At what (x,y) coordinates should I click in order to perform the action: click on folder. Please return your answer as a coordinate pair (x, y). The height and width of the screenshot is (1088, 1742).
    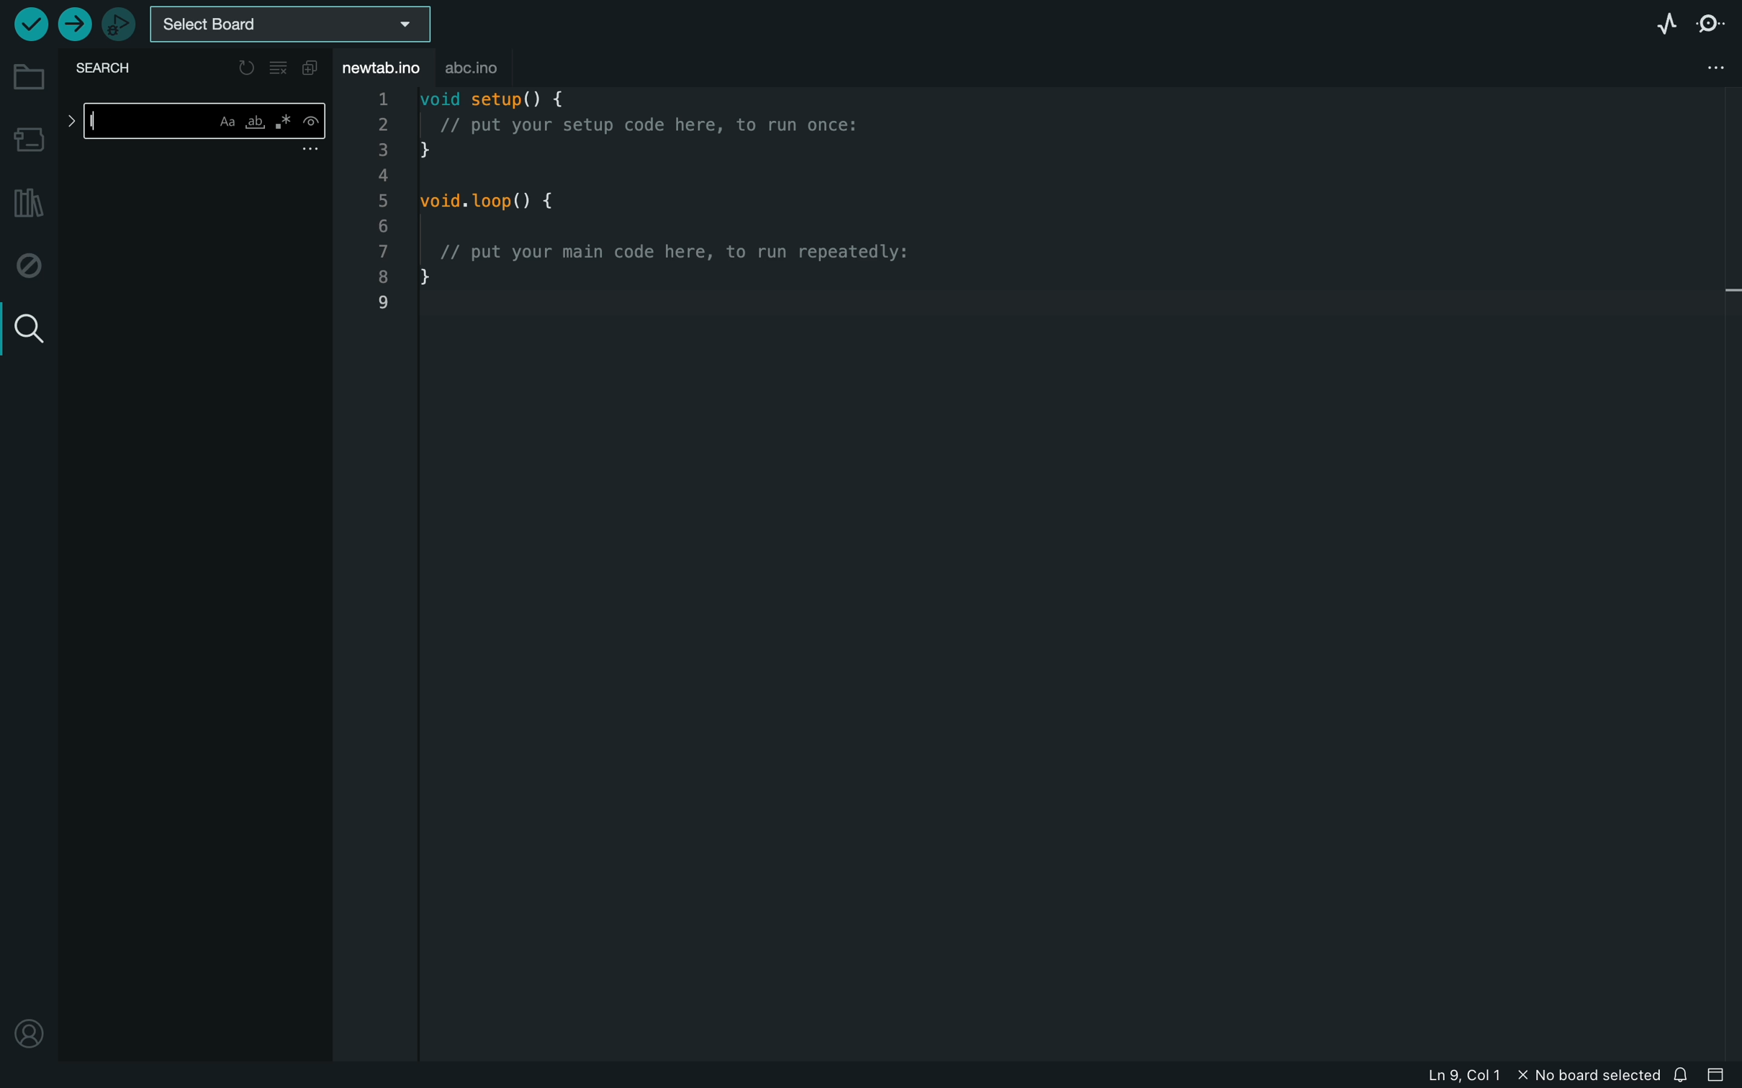
    Looking at the image, I should click on (27, 78).